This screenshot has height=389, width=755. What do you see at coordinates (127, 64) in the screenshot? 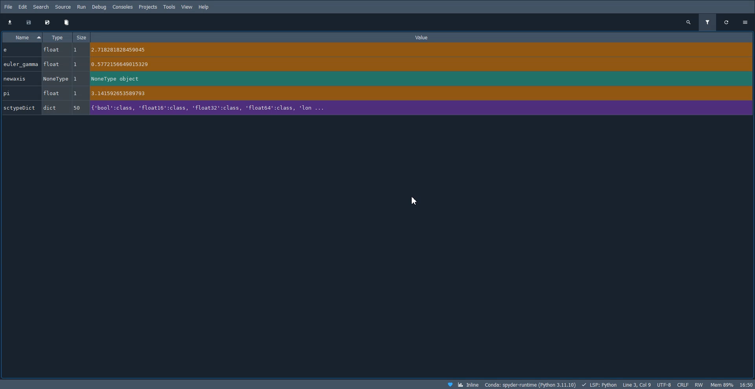
I see `To .5772156649015329` at bounding box center [127, 64].